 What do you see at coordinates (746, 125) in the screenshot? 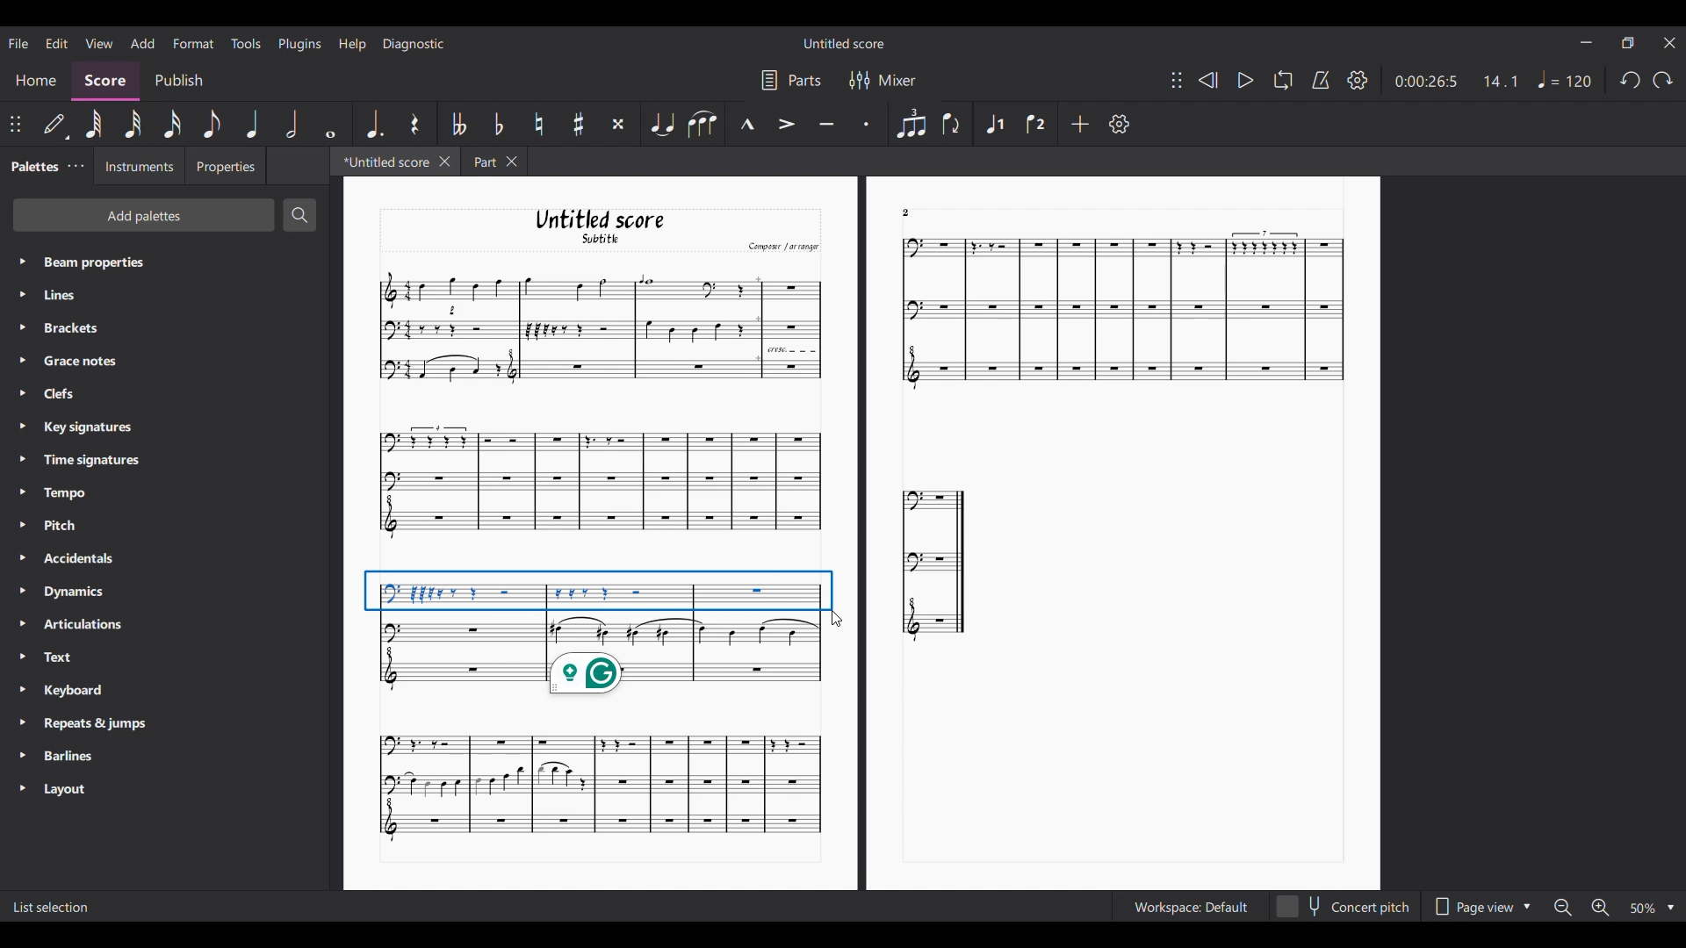
I see `Marcato` at bounding box center [746, 125].